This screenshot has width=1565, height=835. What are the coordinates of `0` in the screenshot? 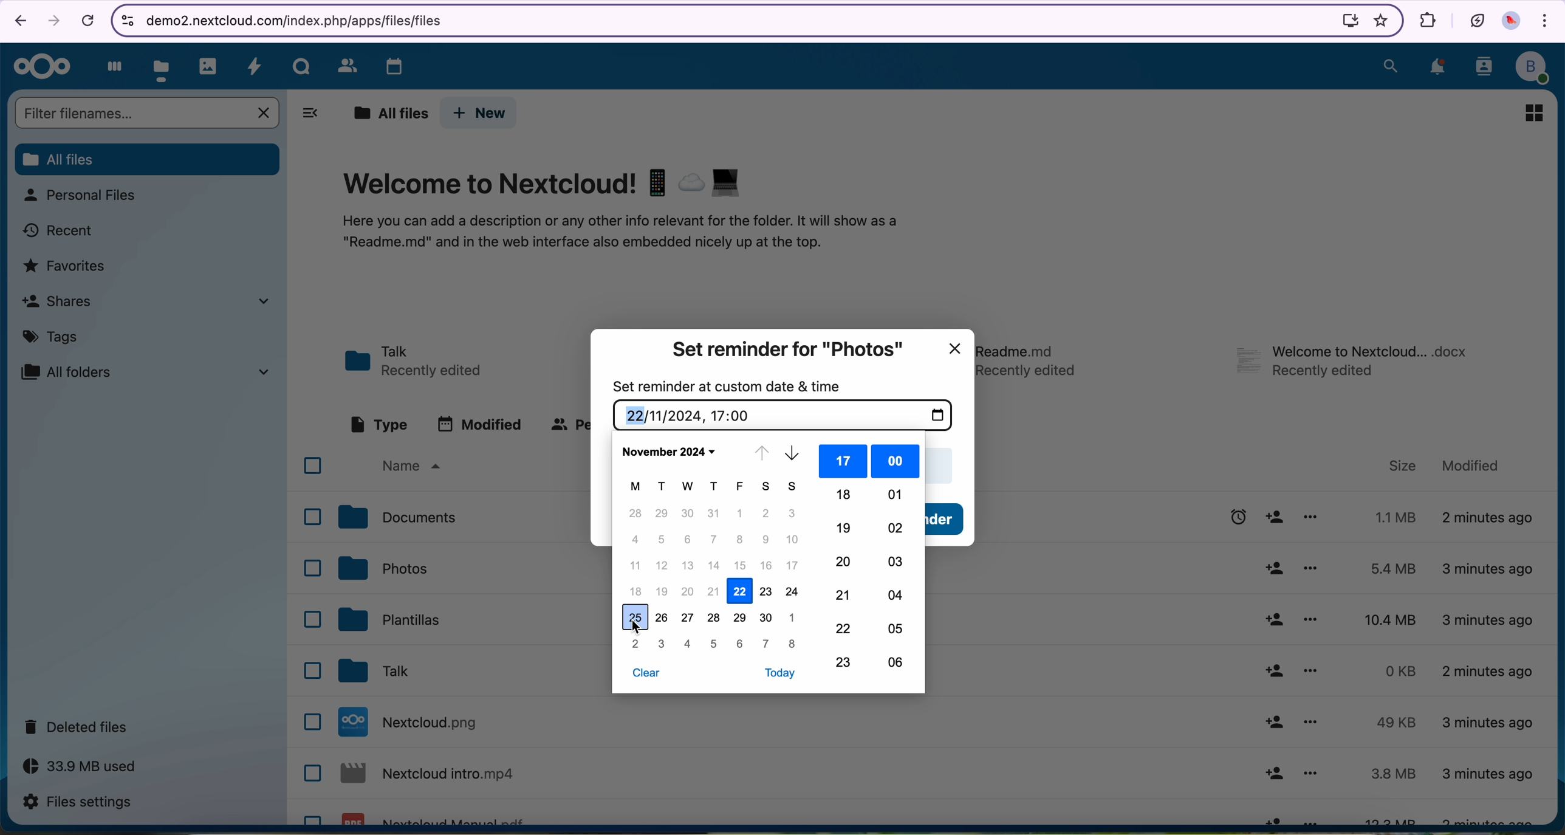 It's located at (1391, 671).